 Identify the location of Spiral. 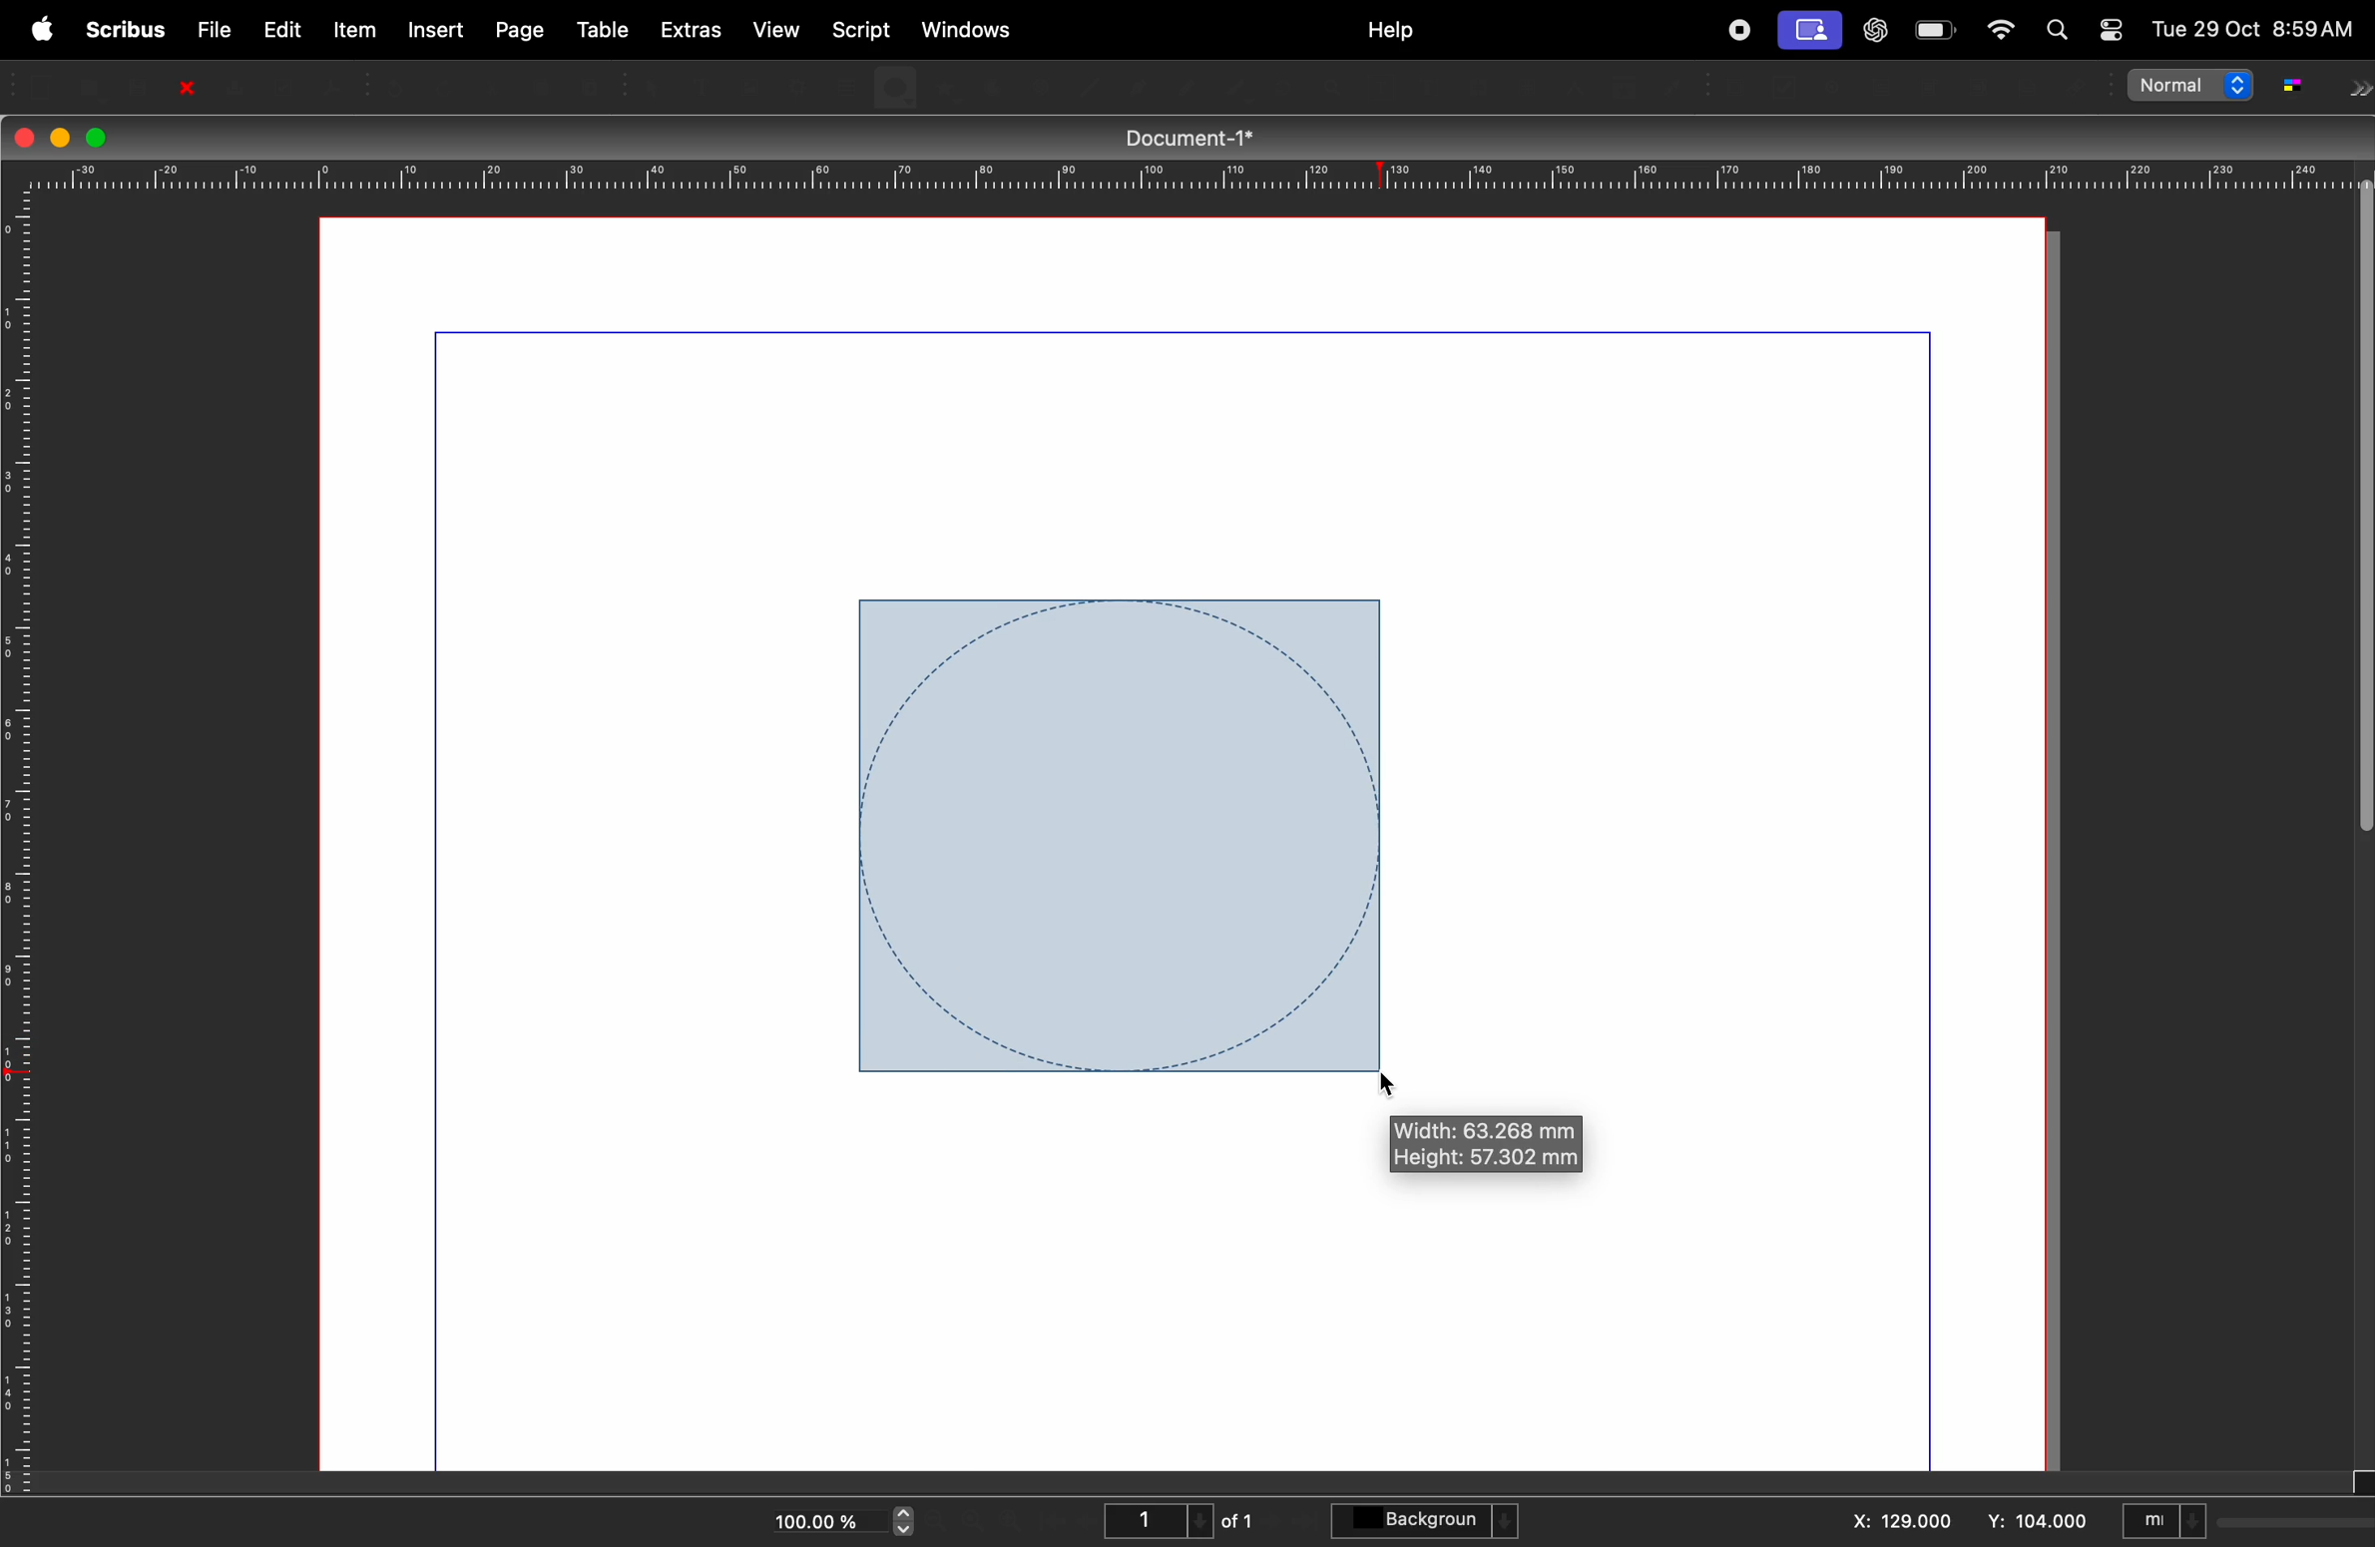
(1041, 86).